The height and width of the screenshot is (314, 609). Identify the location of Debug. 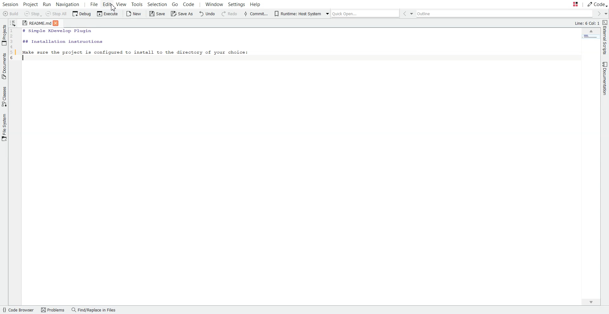
(82, 14).